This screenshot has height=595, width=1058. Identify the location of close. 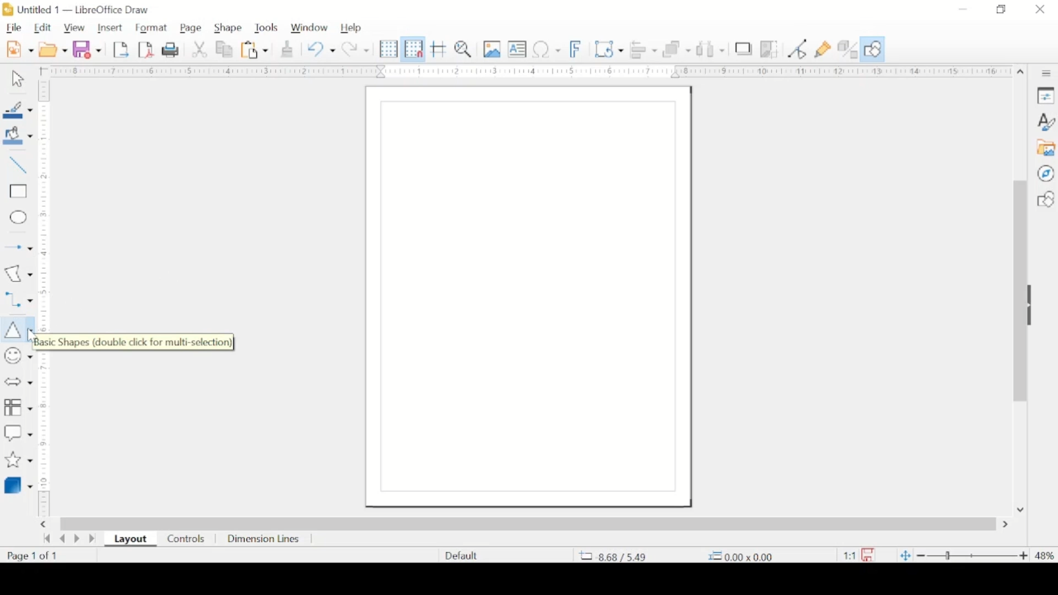
(1040, 9).